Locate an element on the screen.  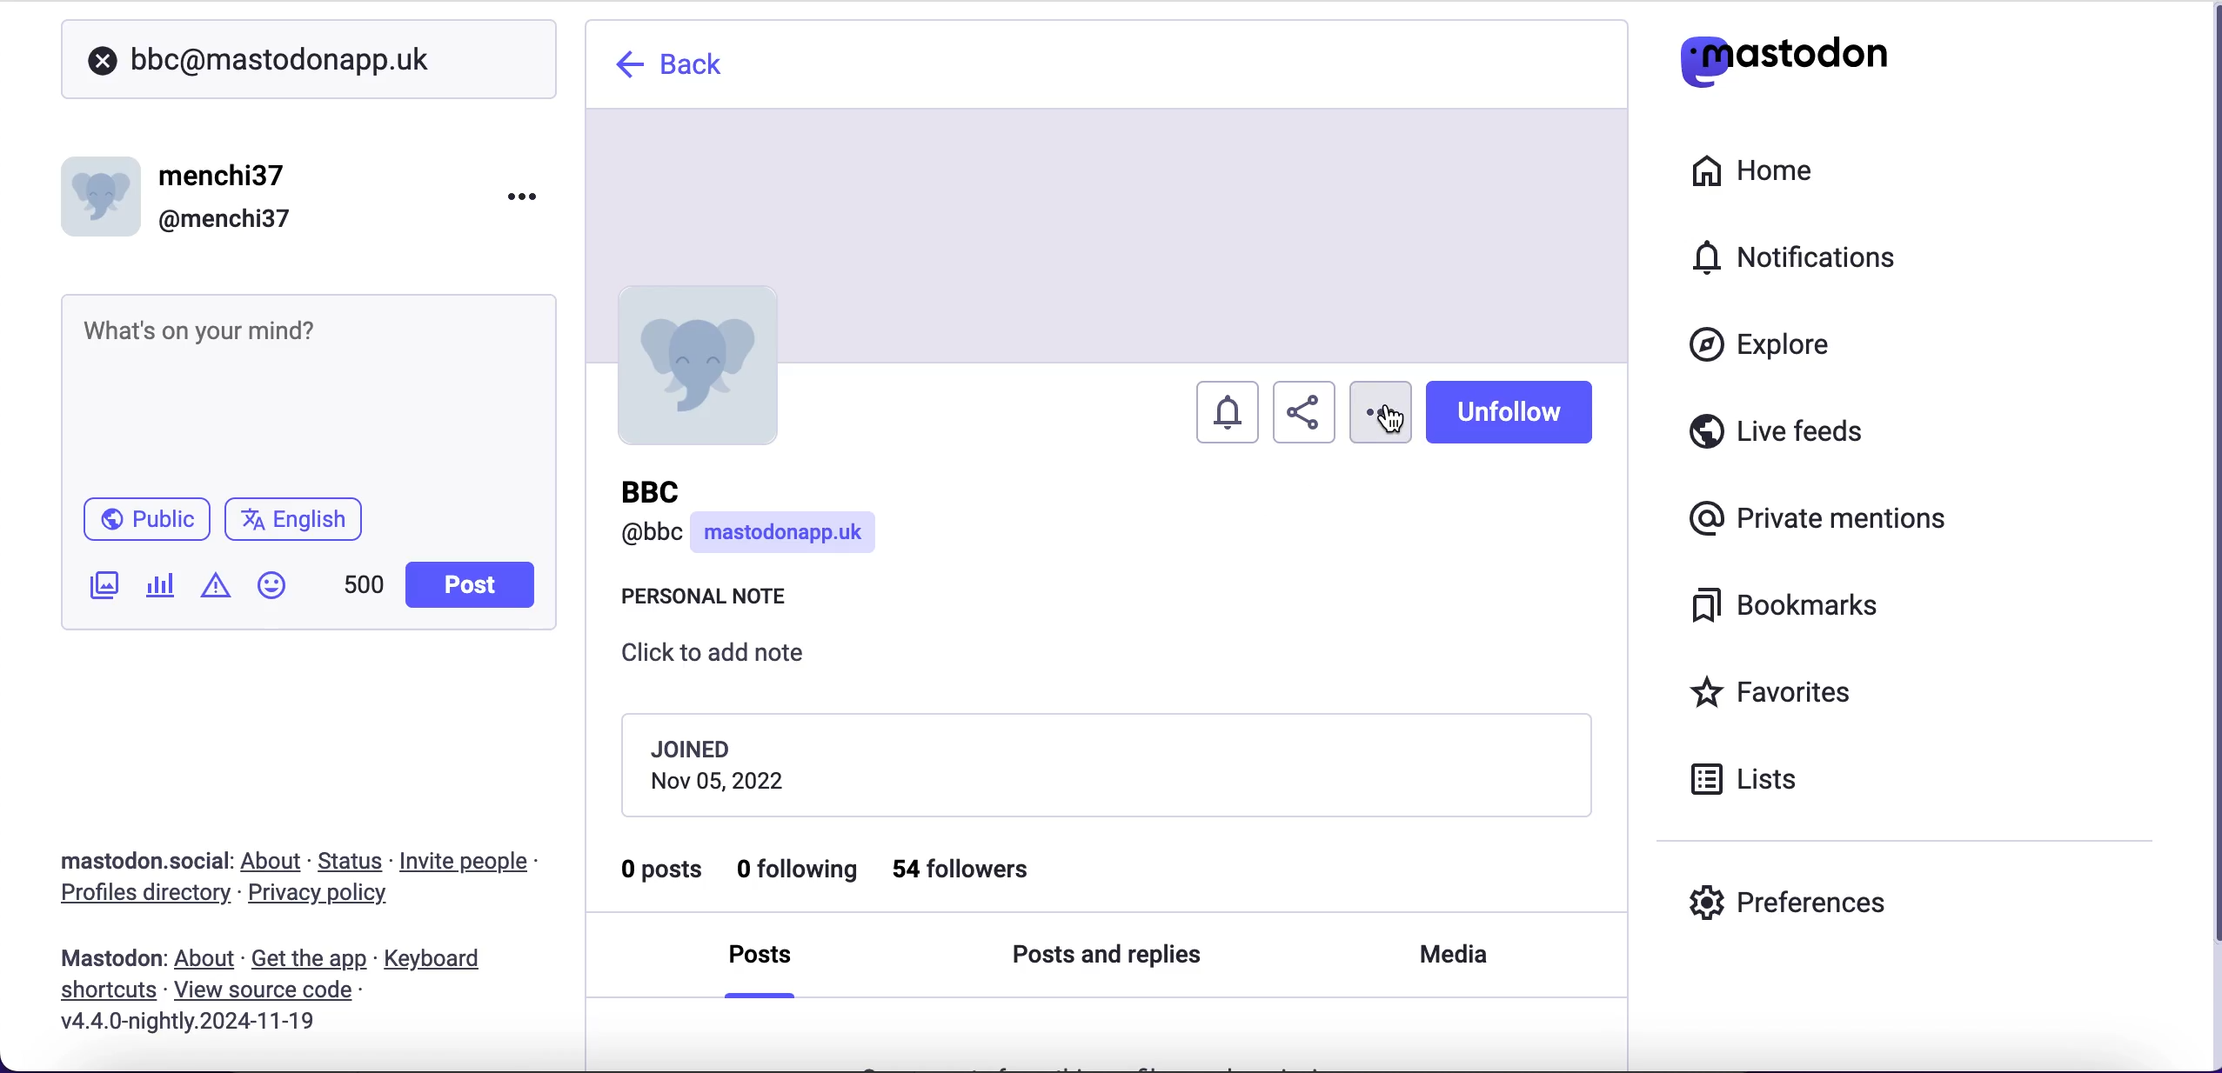
notifications is located at coordinates (1803, 257).